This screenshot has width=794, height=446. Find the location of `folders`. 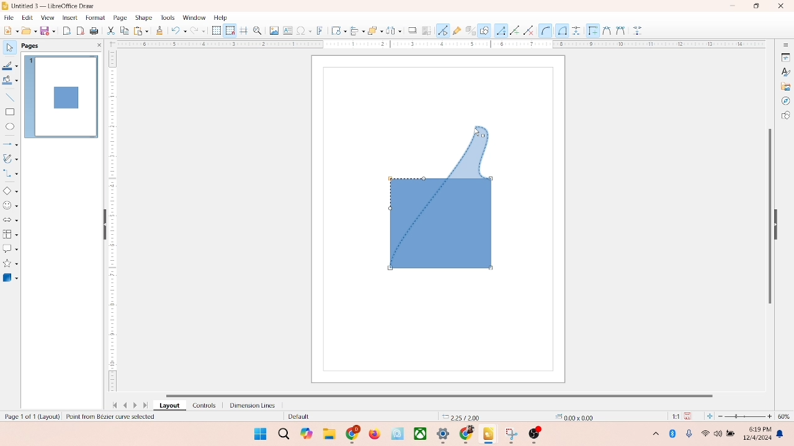

folders is located at coordinates (329, 432).